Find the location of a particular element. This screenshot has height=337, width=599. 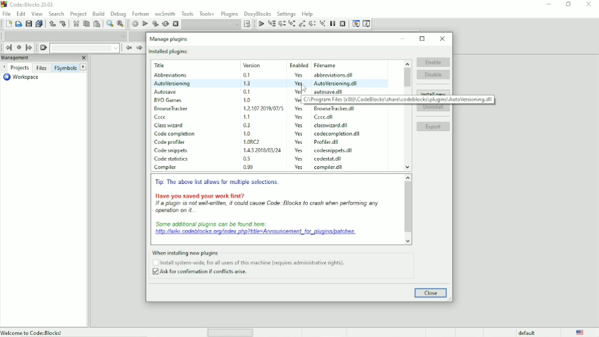

Yes is located at coordinates (298, 74).